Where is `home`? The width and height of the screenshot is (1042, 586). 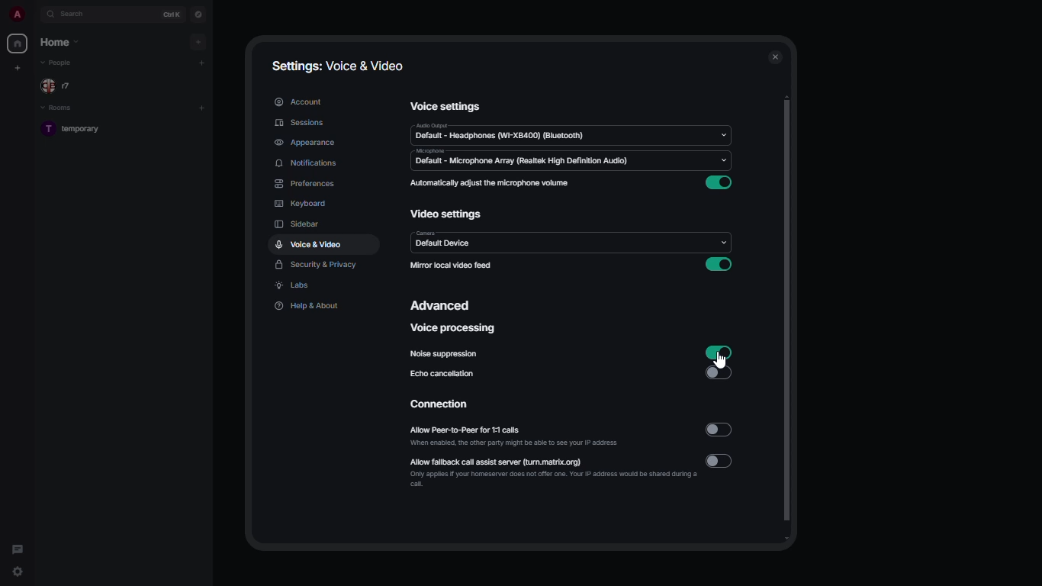 home is located at coordinates (18, 44).